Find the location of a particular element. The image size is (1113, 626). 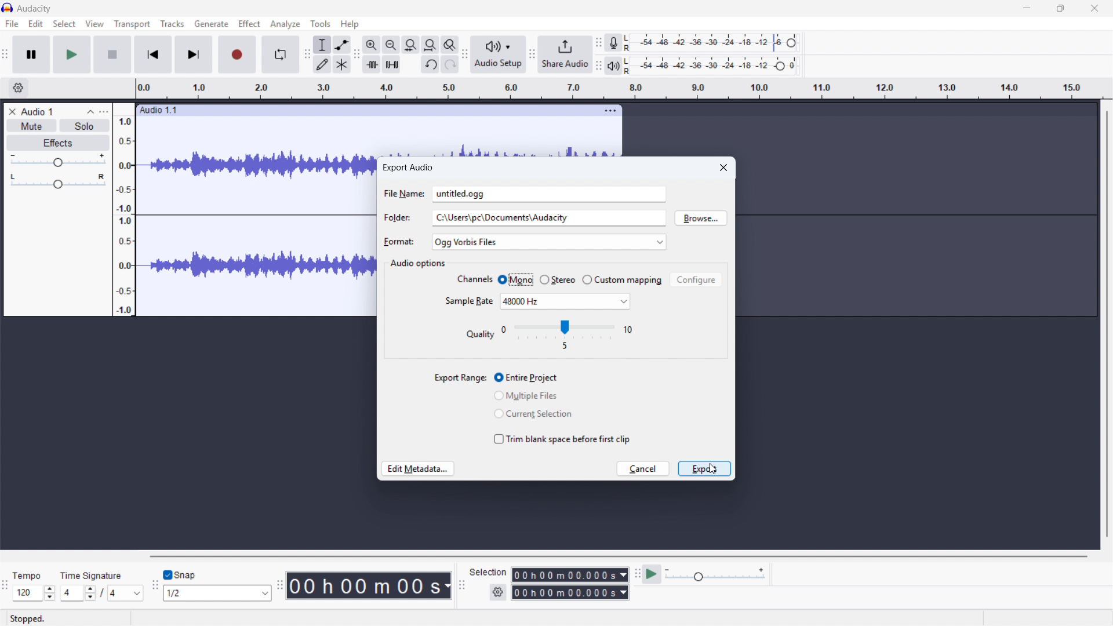

Selection settings  is located at coordinates (498, 592).